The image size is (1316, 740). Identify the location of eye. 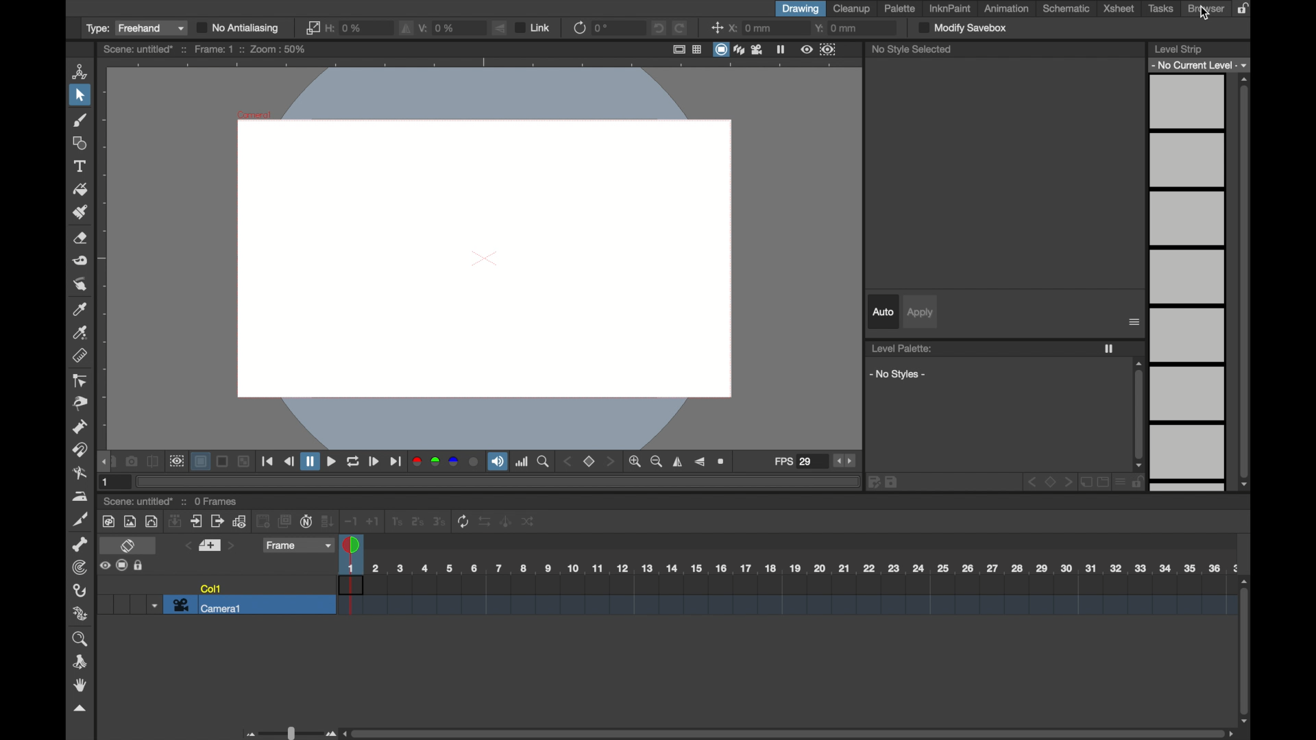
(105, 565).